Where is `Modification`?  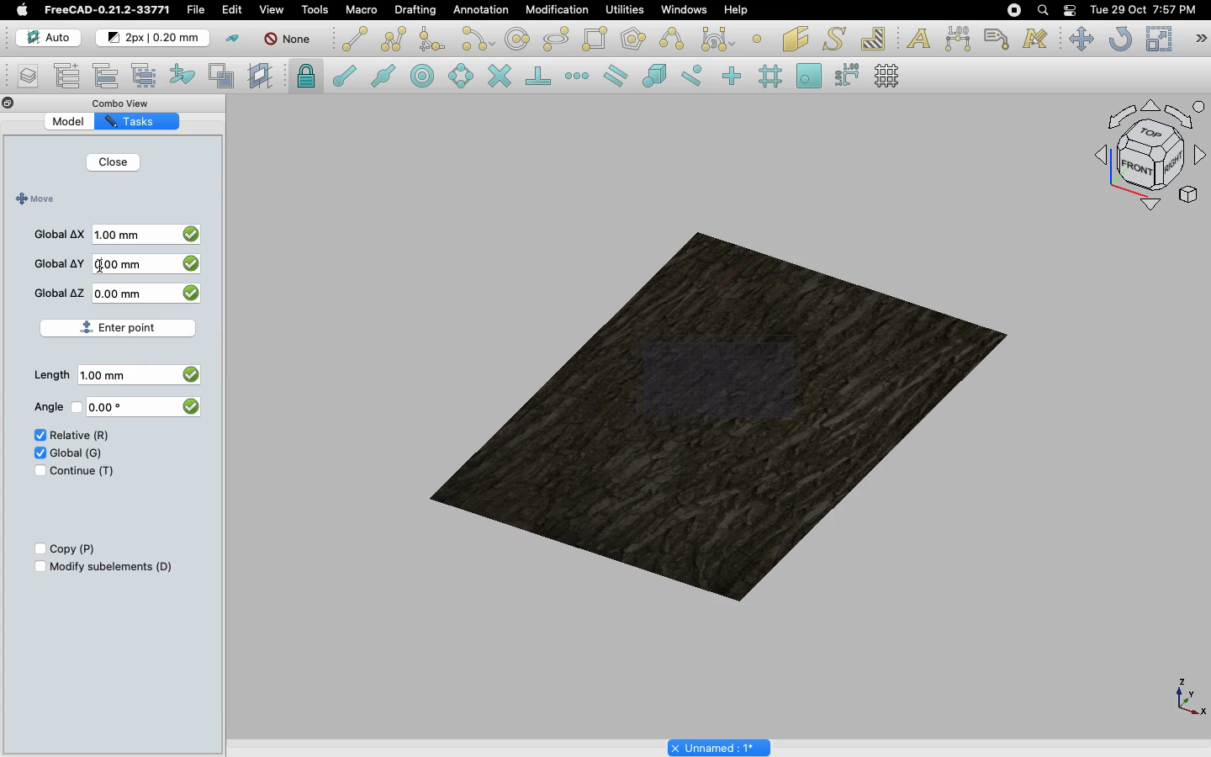
Modification is located at coordinates (561, 12).